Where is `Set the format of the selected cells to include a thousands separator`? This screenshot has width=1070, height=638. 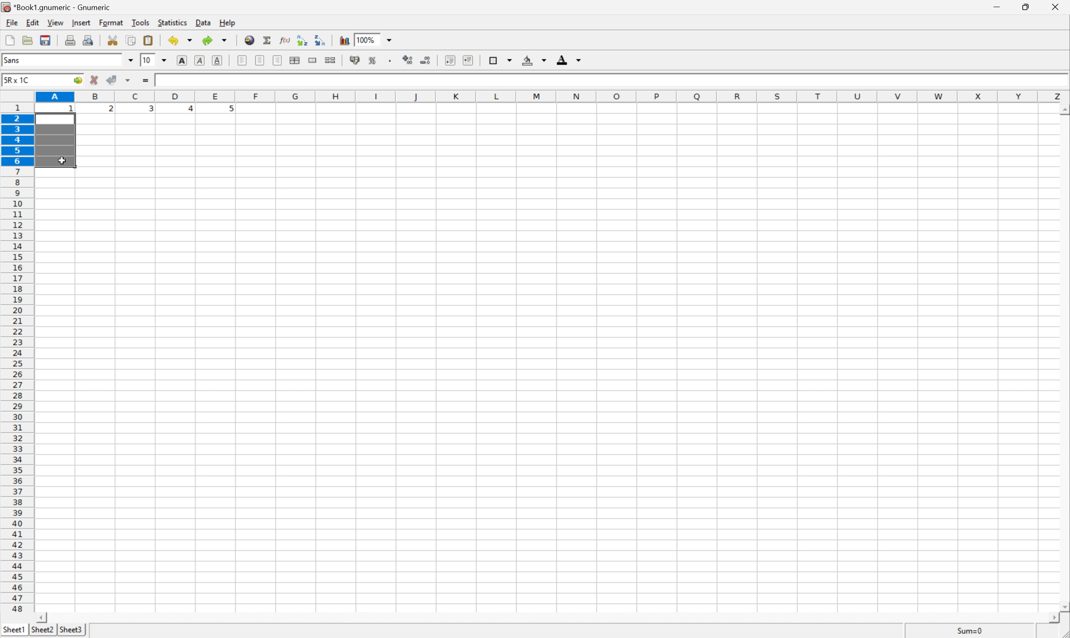
Set the format of the selected cells to include a thousands separator is located at coordinates (390, 61).